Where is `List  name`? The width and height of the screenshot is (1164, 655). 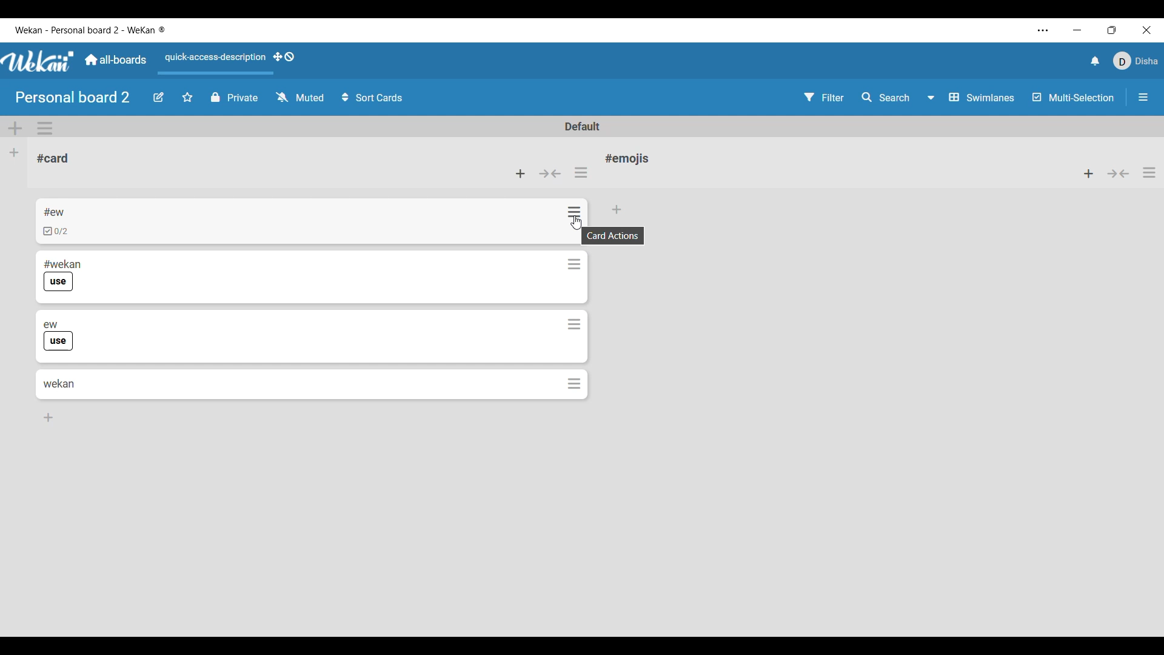 List  name is located at coordinates (627, 158).